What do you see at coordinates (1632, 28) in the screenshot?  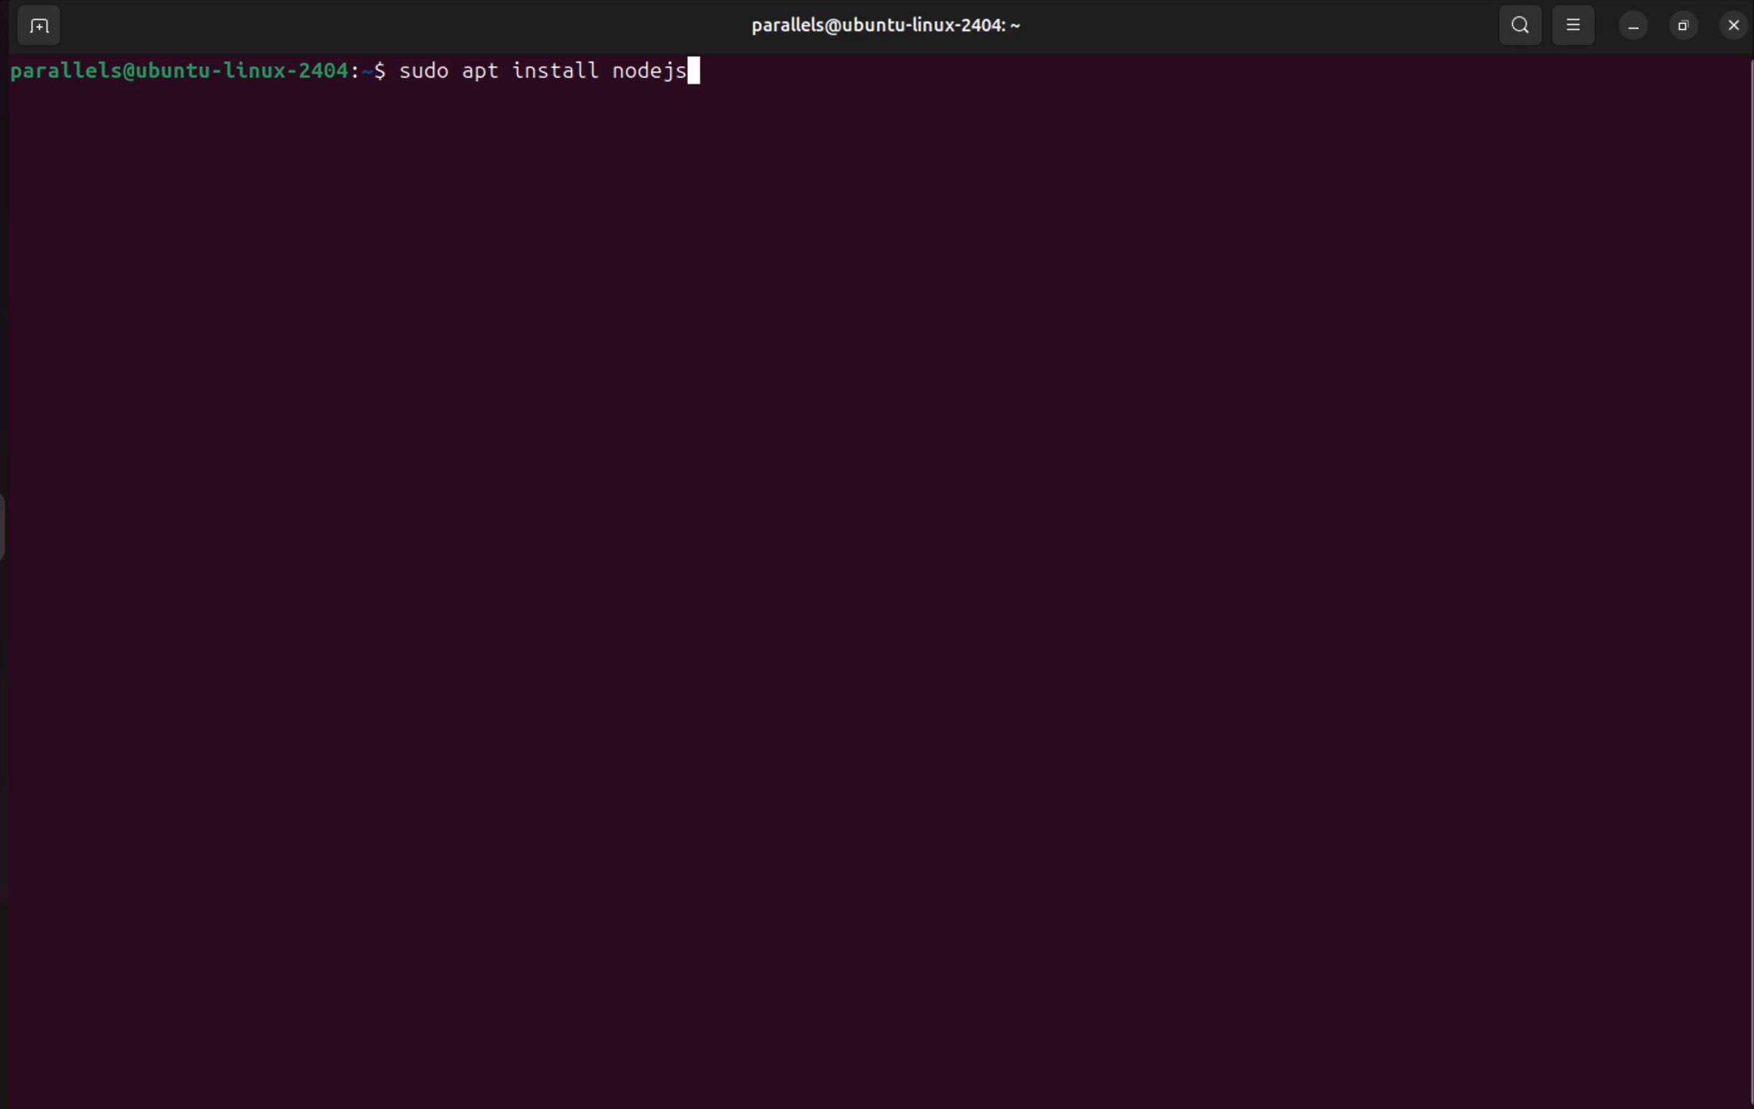 I see `minimize` at bounding box center [1632, 28].